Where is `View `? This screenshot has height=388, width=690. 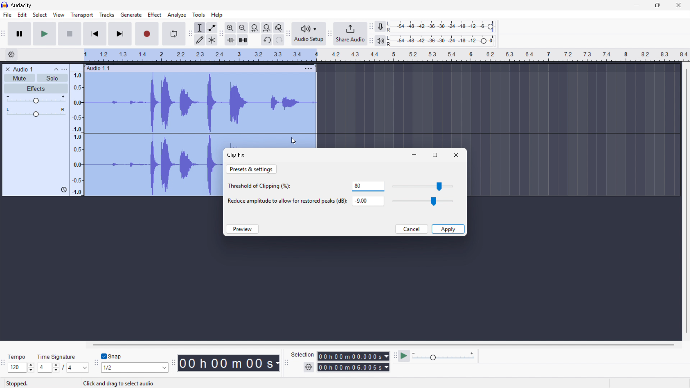 View  is located at coordinates (59, 15).